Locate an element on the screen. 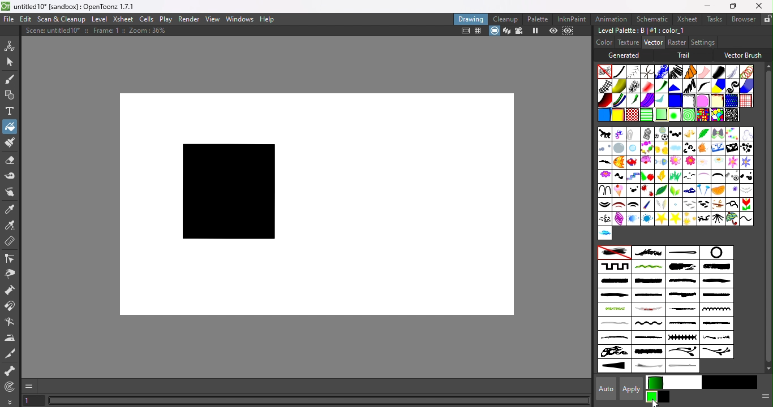 This screenshot has height=407, width=773. stai is located at coordinates (633, 219).